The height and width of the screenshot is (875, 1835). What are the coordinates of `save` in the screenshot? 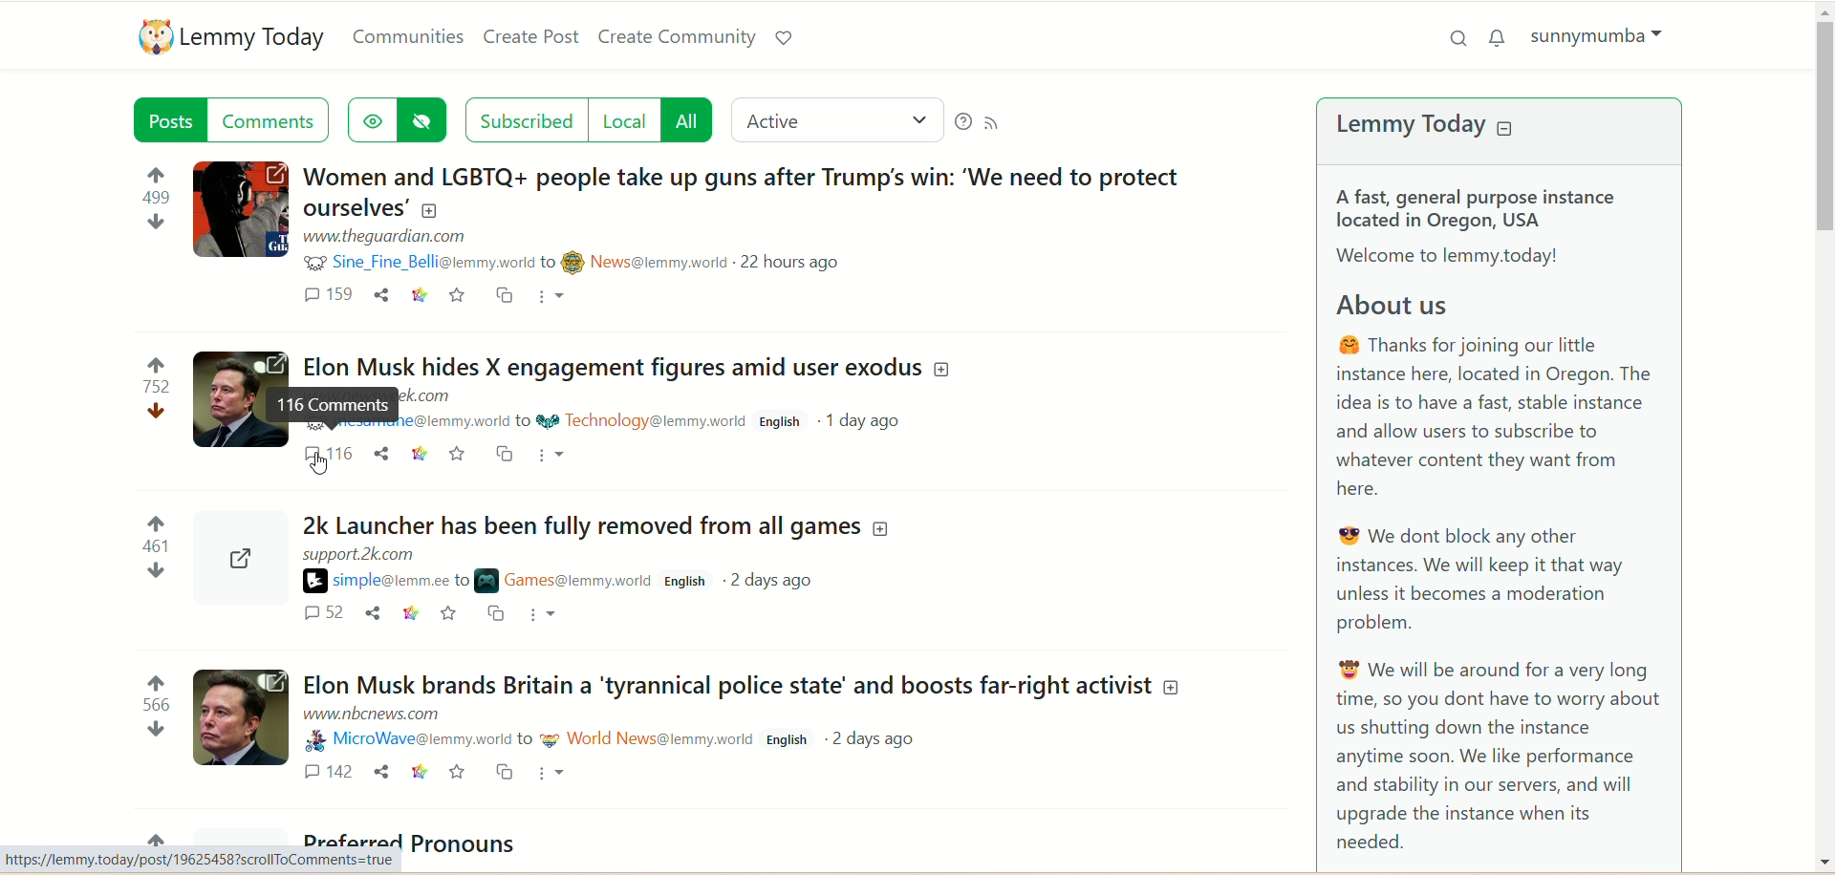 It's located at (449, 611).